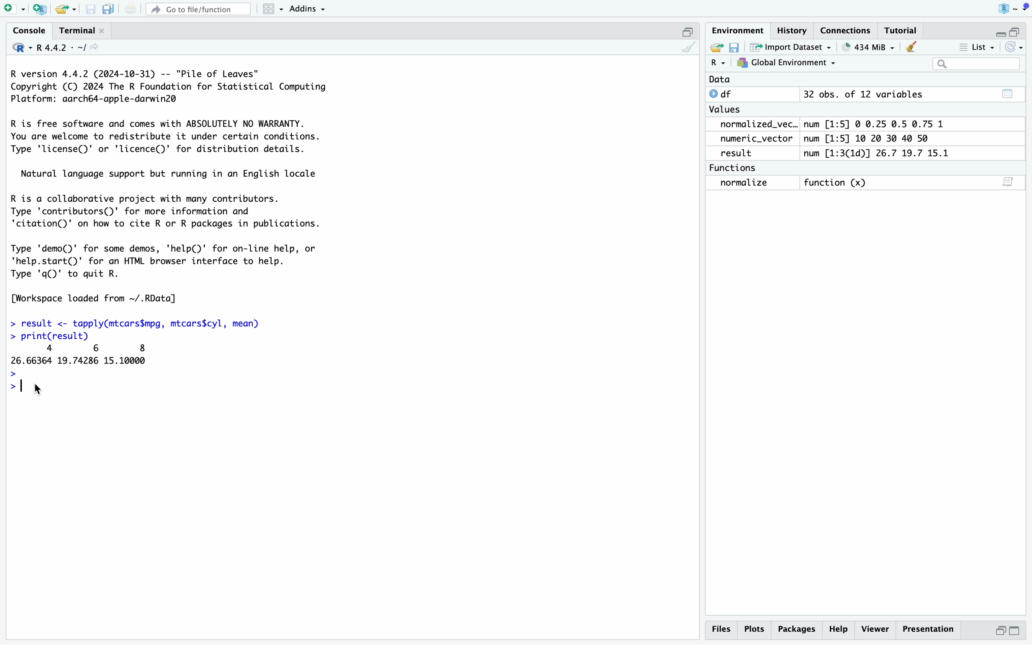 This screenshot has width=1032, height=645. Describe the element at coordinates (738, 30) in the screenshot. I see `Environment` at that location.